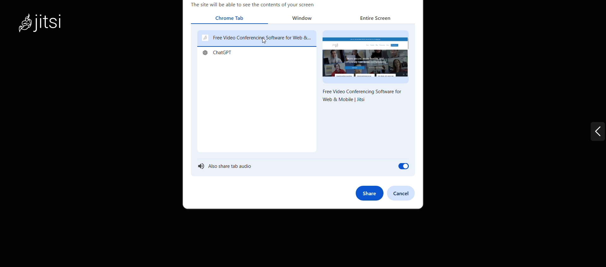  Describe the element at coordinates (302, 168) in the screenshot. I see `Also share tab audio` at that location.